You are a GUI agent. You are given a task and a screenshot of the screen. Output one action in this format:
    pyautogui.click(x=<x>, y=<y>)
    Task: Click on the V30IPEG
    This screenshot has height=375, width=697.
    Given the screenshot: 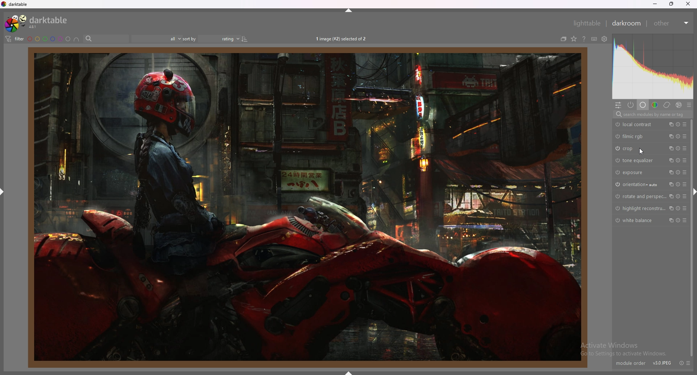 What is the action you would take?
    pyautogui.click(x=664, y=361)
    